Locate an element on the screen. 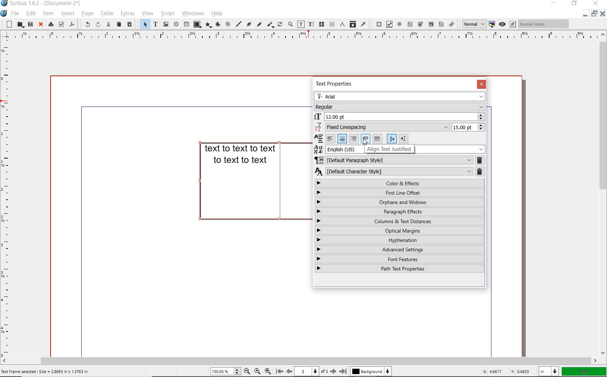  redo is located at coordinates (97, 24).